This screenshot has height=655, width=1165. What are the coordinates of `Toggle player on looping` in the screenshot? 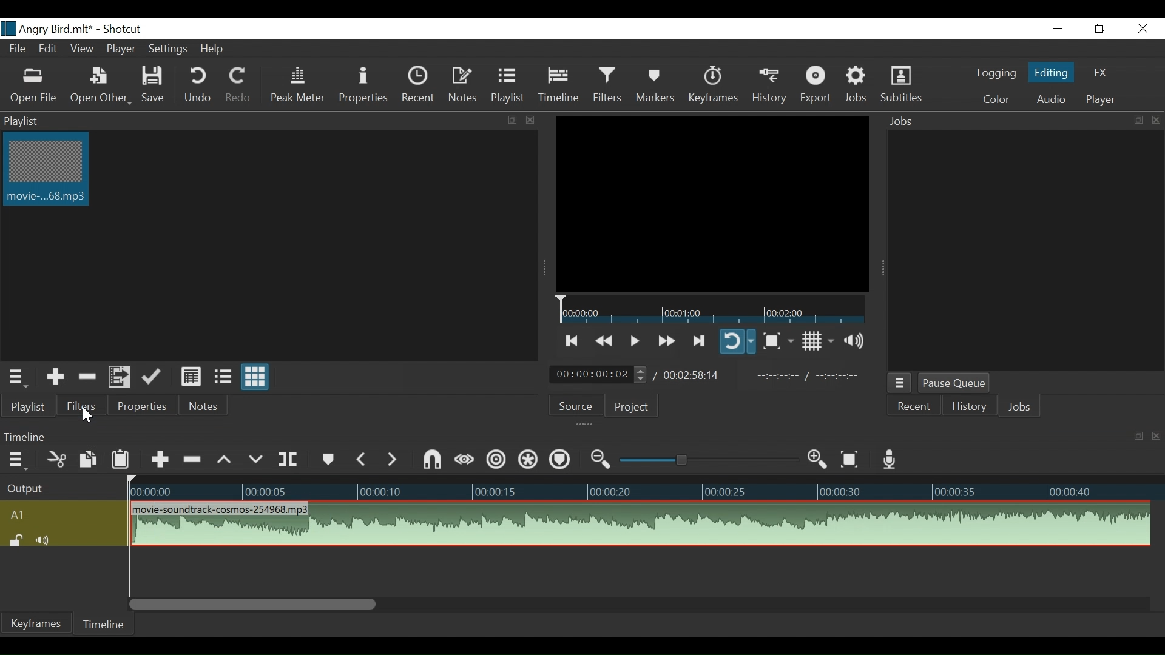 It's located at (738, 342).